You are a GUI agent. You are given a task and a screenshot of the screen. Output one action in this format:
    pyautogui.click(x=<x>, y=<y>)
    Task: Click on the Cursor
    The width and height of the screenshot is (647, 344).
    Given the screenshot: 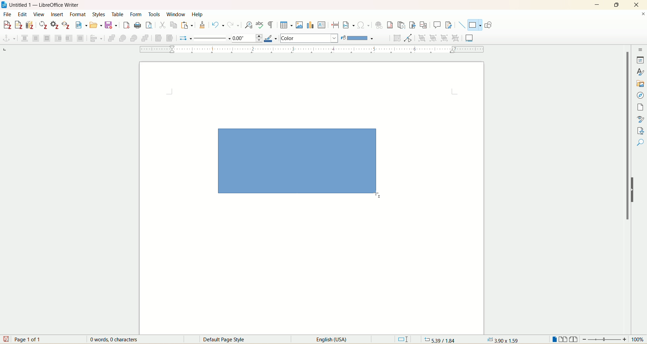 What is the action you would take?
    pyautogui.click(x=379, y=196)
    